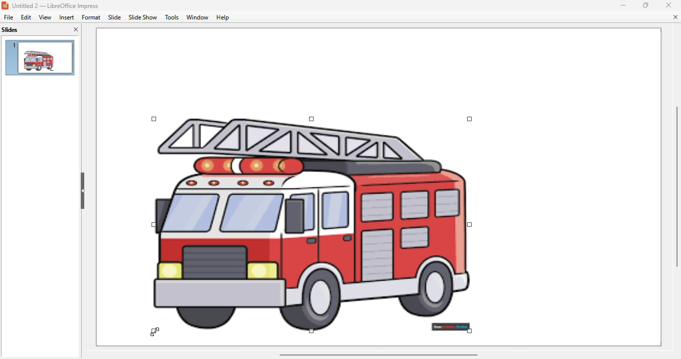 The image size is (681, 359). Describe the element at coordinates (378, 355) in the screenshot. I see `horizontal scroll bar` at that location.